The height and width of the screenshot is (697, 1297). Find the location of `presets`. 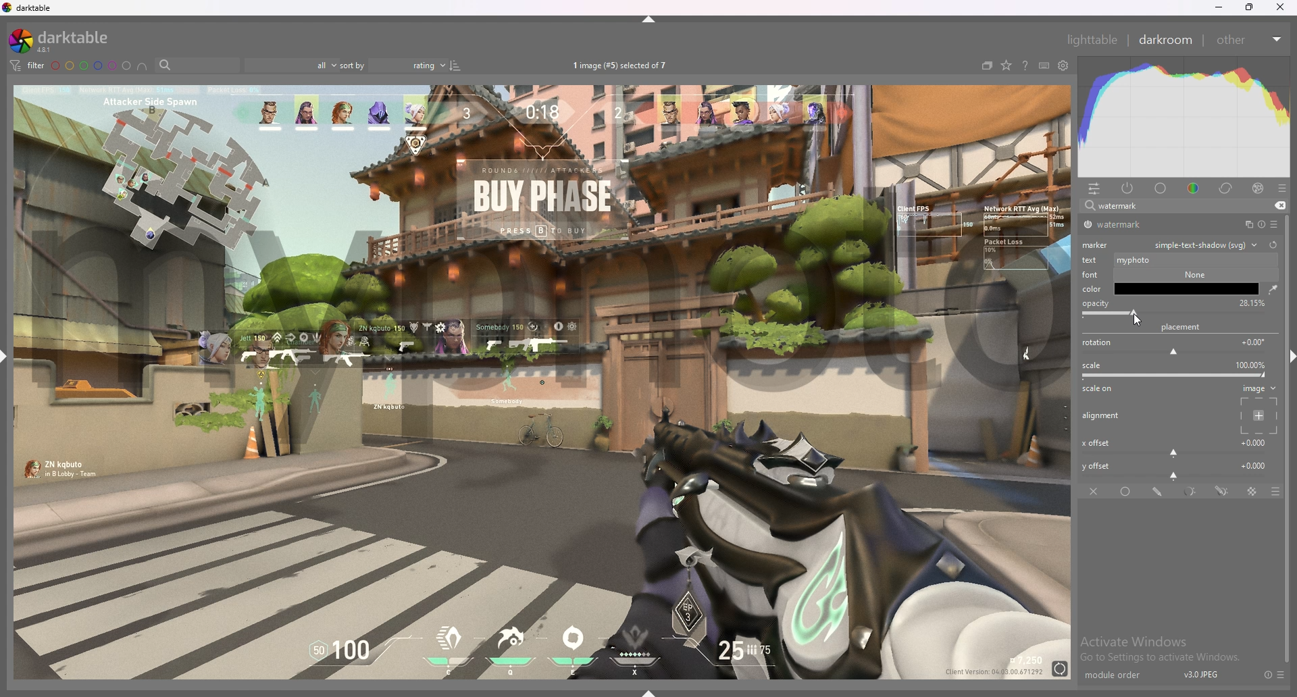

presets is located at coordinates (1281, 675).